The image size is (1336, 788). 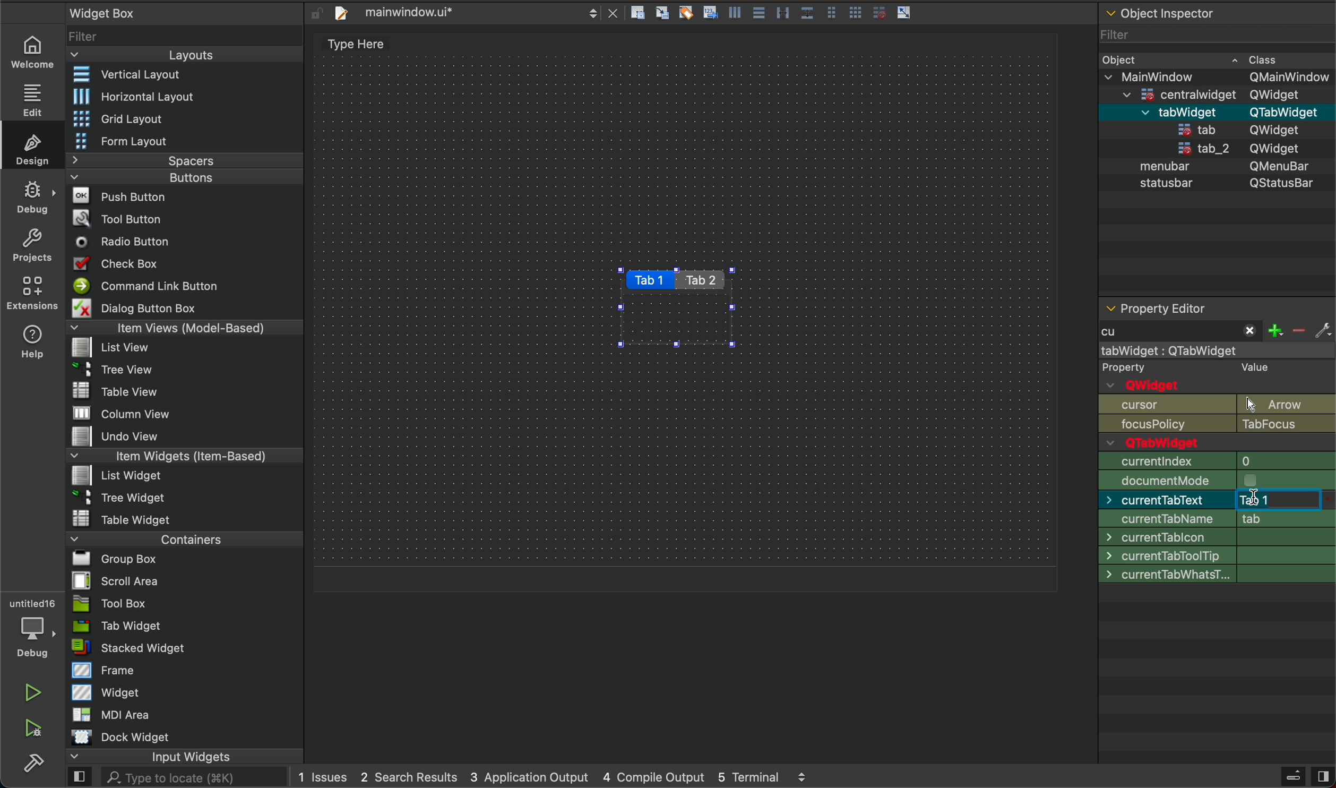 I want to click on palette, so click(x=1218, y=572).